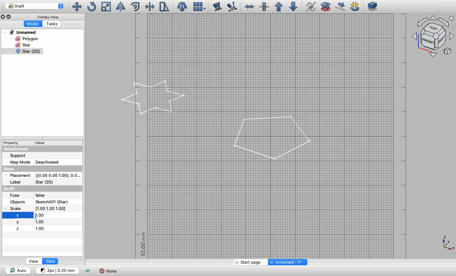  I want to click on Tasks, so click(51, 24).